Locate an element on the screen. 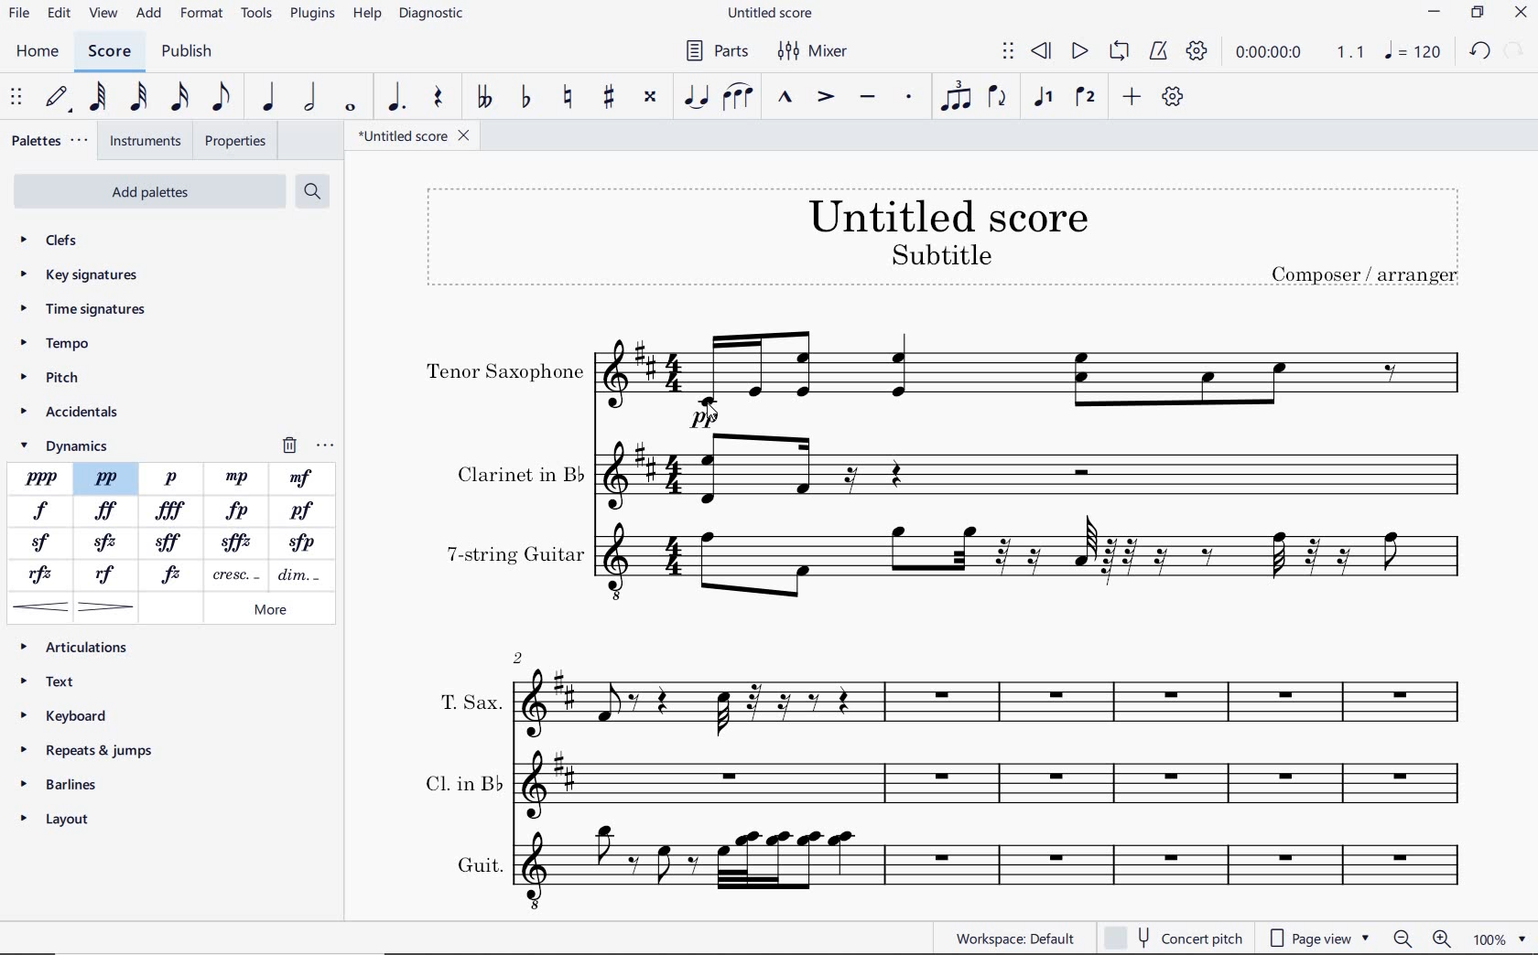 This screenshot has width=1538, height=955. file name is located at coordinates (416, 136).